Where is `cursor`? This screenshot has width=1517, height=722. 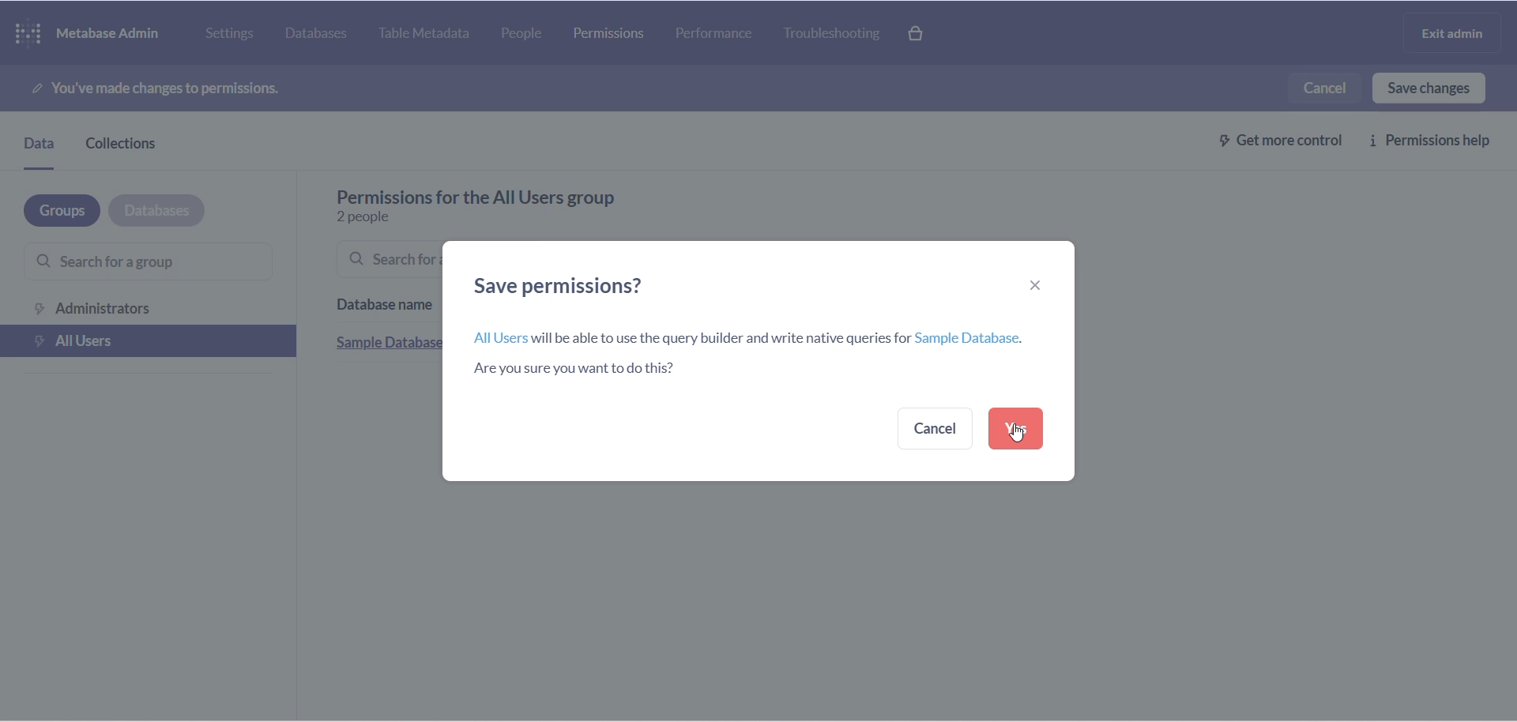 cursor is located at coordinates (1017, 431).